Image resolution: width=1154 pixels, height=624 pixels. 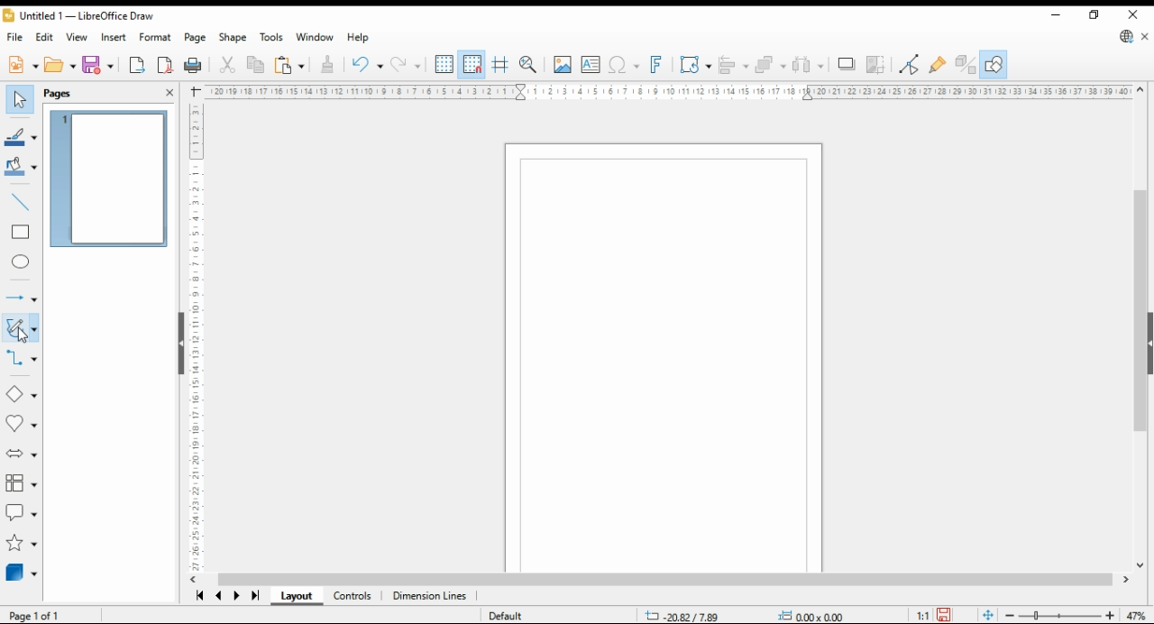 What do you see at coordinates (910, 65) in the screenshot?
I see `toggle endpoint edit mode` at bounding box center [910, 65].